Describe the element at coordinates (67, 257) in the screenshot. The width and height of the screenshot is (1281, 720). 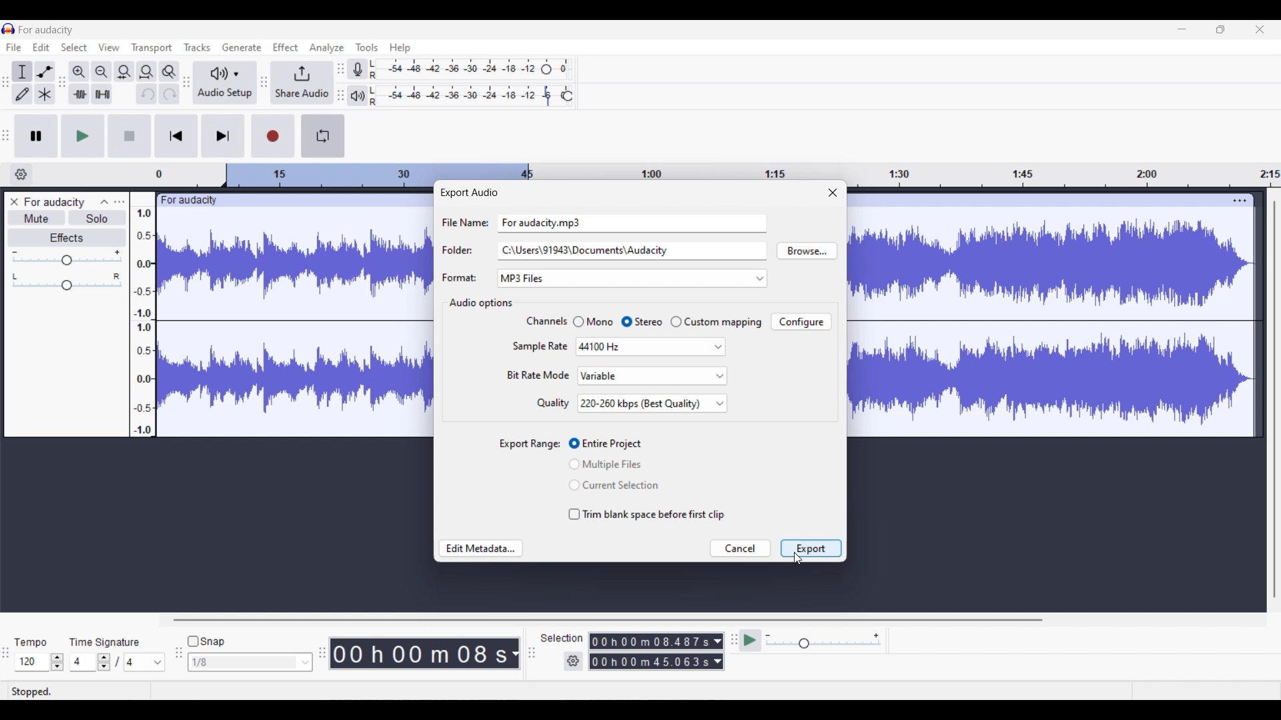
I see `Volume scale` at that location.